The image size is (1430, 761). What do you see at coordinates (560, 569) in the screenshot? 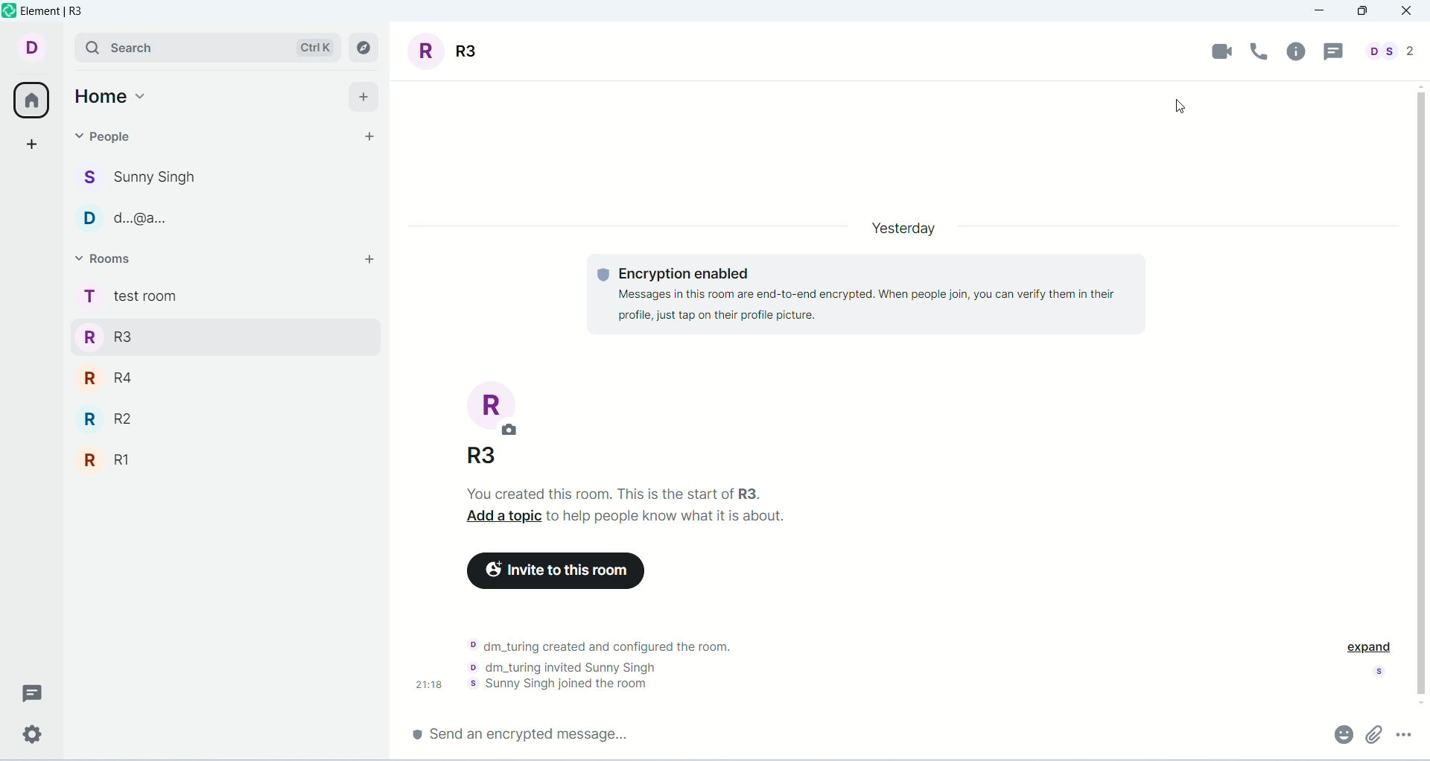
I see `invite to this room` at bounding box center [560, 569].